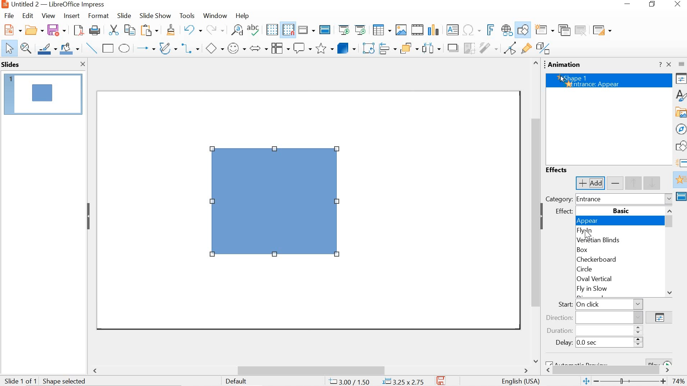 This screenshot has height=386, width=687. Describe the element at coordinates (98, 16) in the screenshot. I see `format` at that location.